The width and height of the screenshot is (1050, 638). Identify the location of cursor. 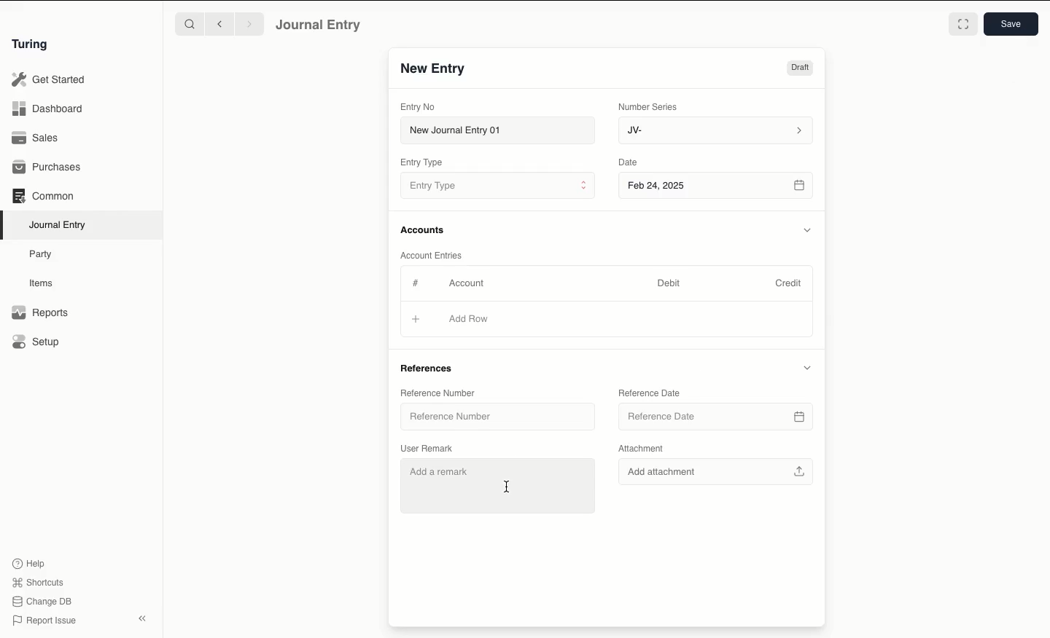
(505, 487).